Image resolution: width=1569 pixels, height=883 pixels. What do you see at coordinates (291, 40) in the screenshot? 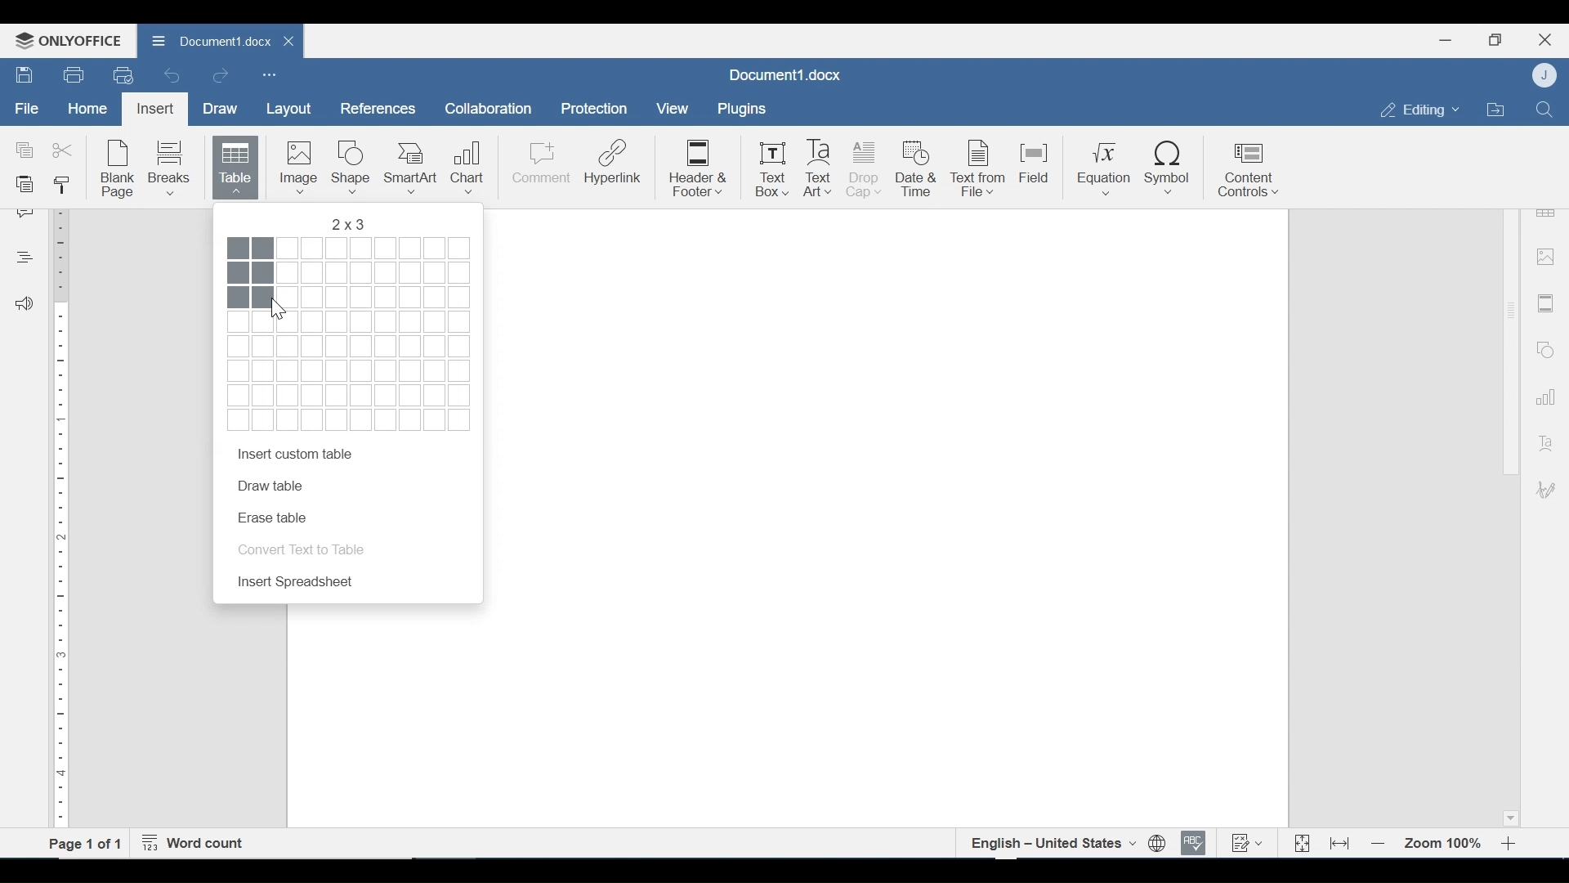
I see `close` at bounding box center [291, 40].